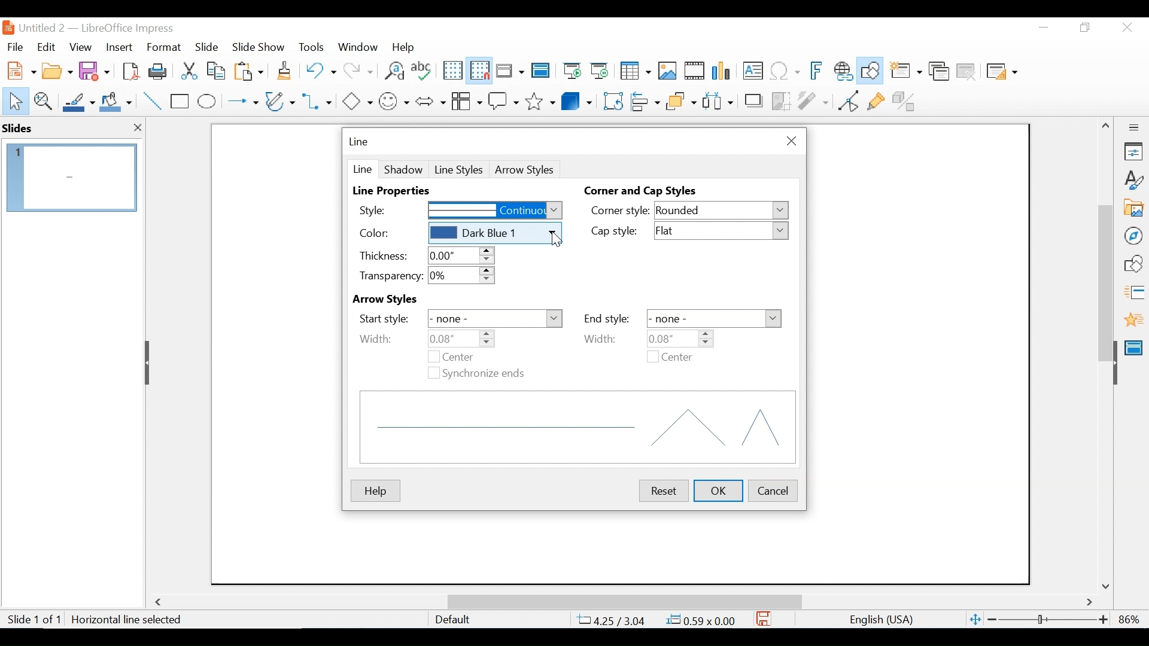 The image size is (1149, 646). What do you see at coordinates (452, 620) in the screenshot?
I see `Default` at bounding box center [452, 620].